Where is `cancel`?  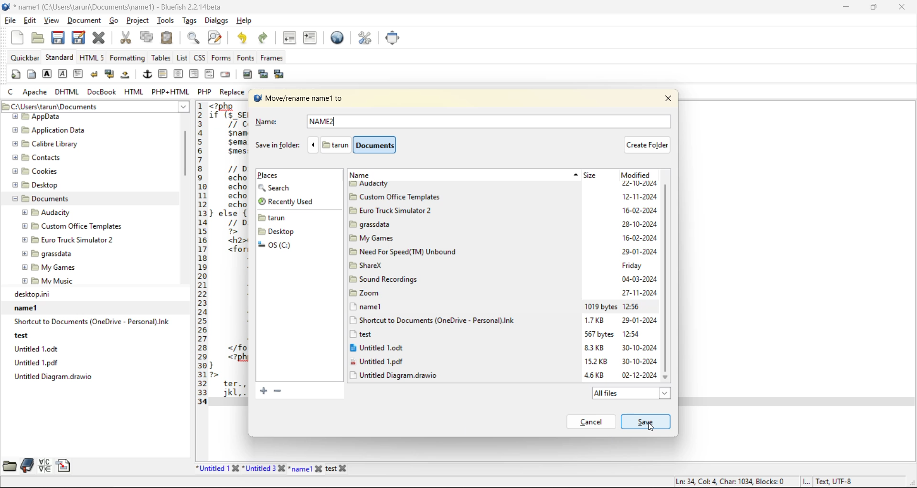 cancel is located at coordinates (594, 421).